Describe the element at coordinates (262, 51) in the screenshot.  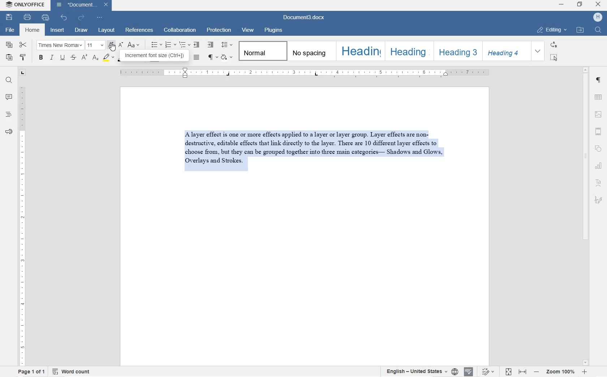
I see `NORMAL` at that location.